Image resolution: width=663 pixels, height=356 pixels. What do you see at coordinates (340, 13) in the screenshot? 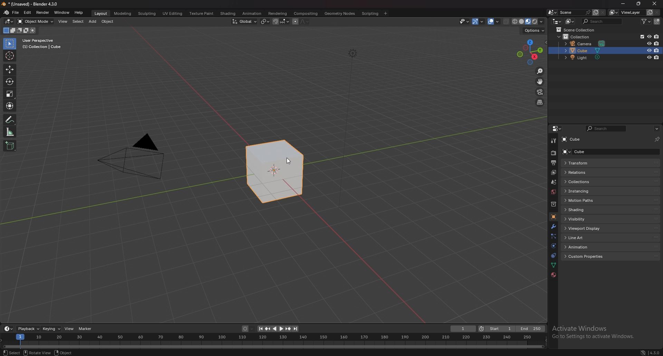
I see `geometry nodes` at bounding box center [340, 13].